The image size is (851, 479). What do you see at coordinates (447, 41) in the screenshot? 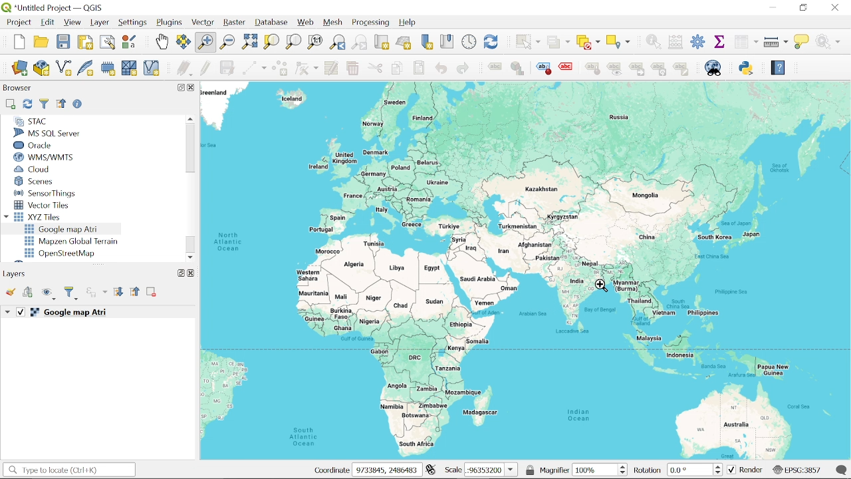
I see `Show special bookmark` at bounding box center [447, 41].